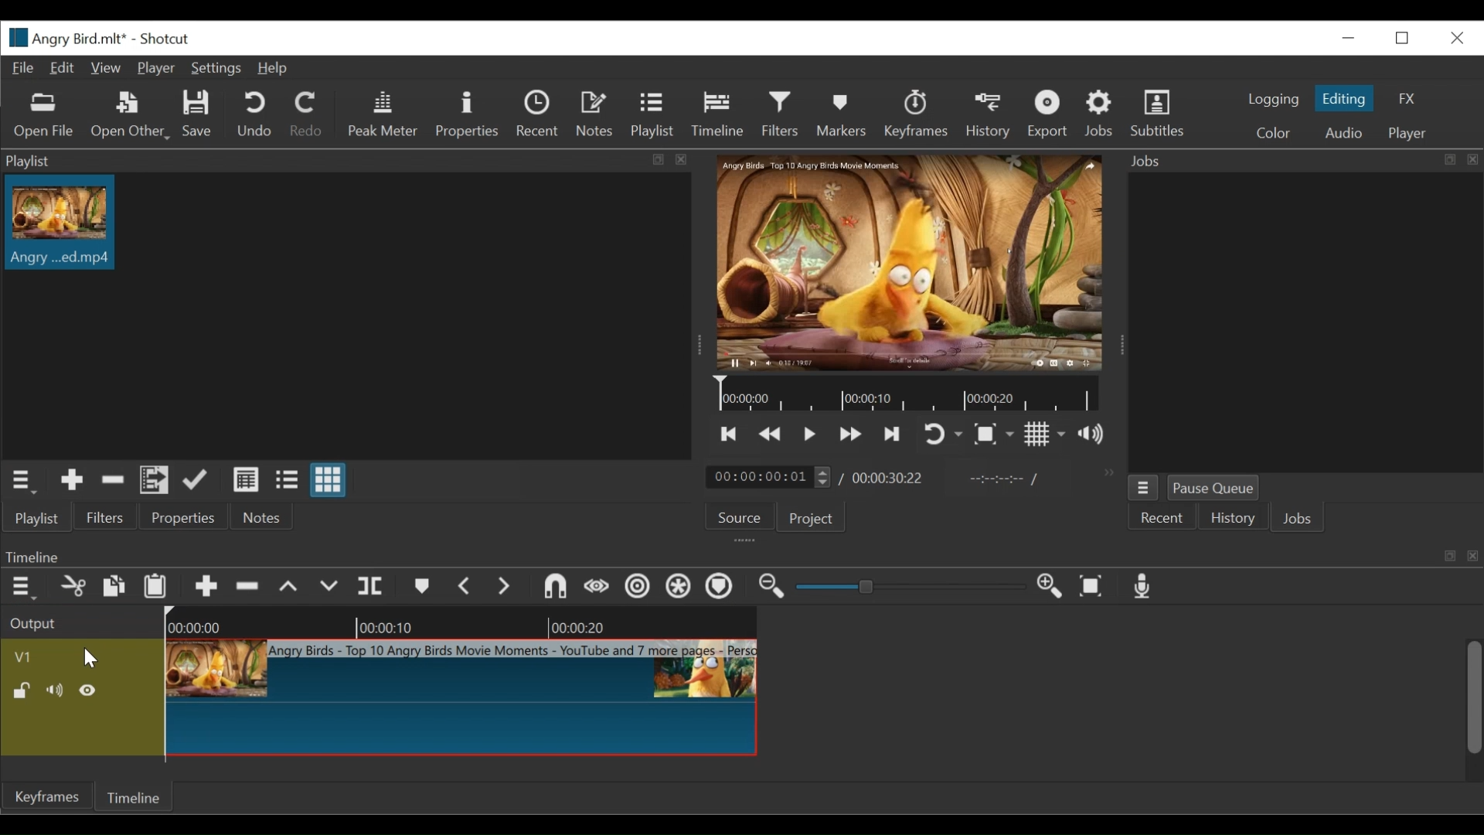 The image size is (1484, 835). What do you see at coordinates (810, 433) in the screenshot?
I see `Toggle play or pause` at bounding box center [810, 433].